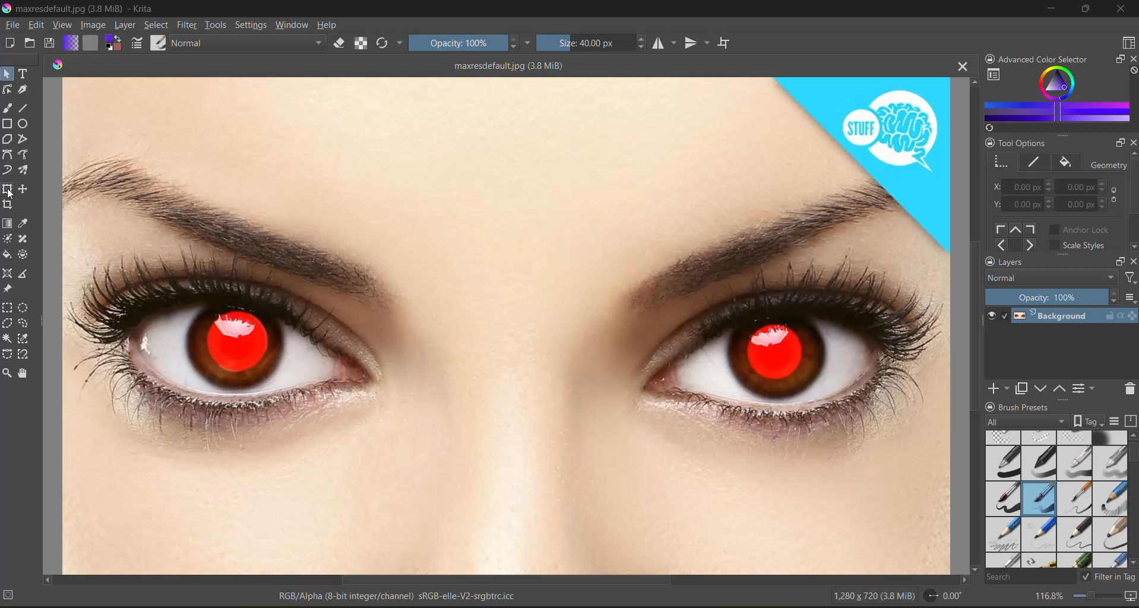 The image size is (1139, 608). I want to click on mask down, so click(1042, 388).